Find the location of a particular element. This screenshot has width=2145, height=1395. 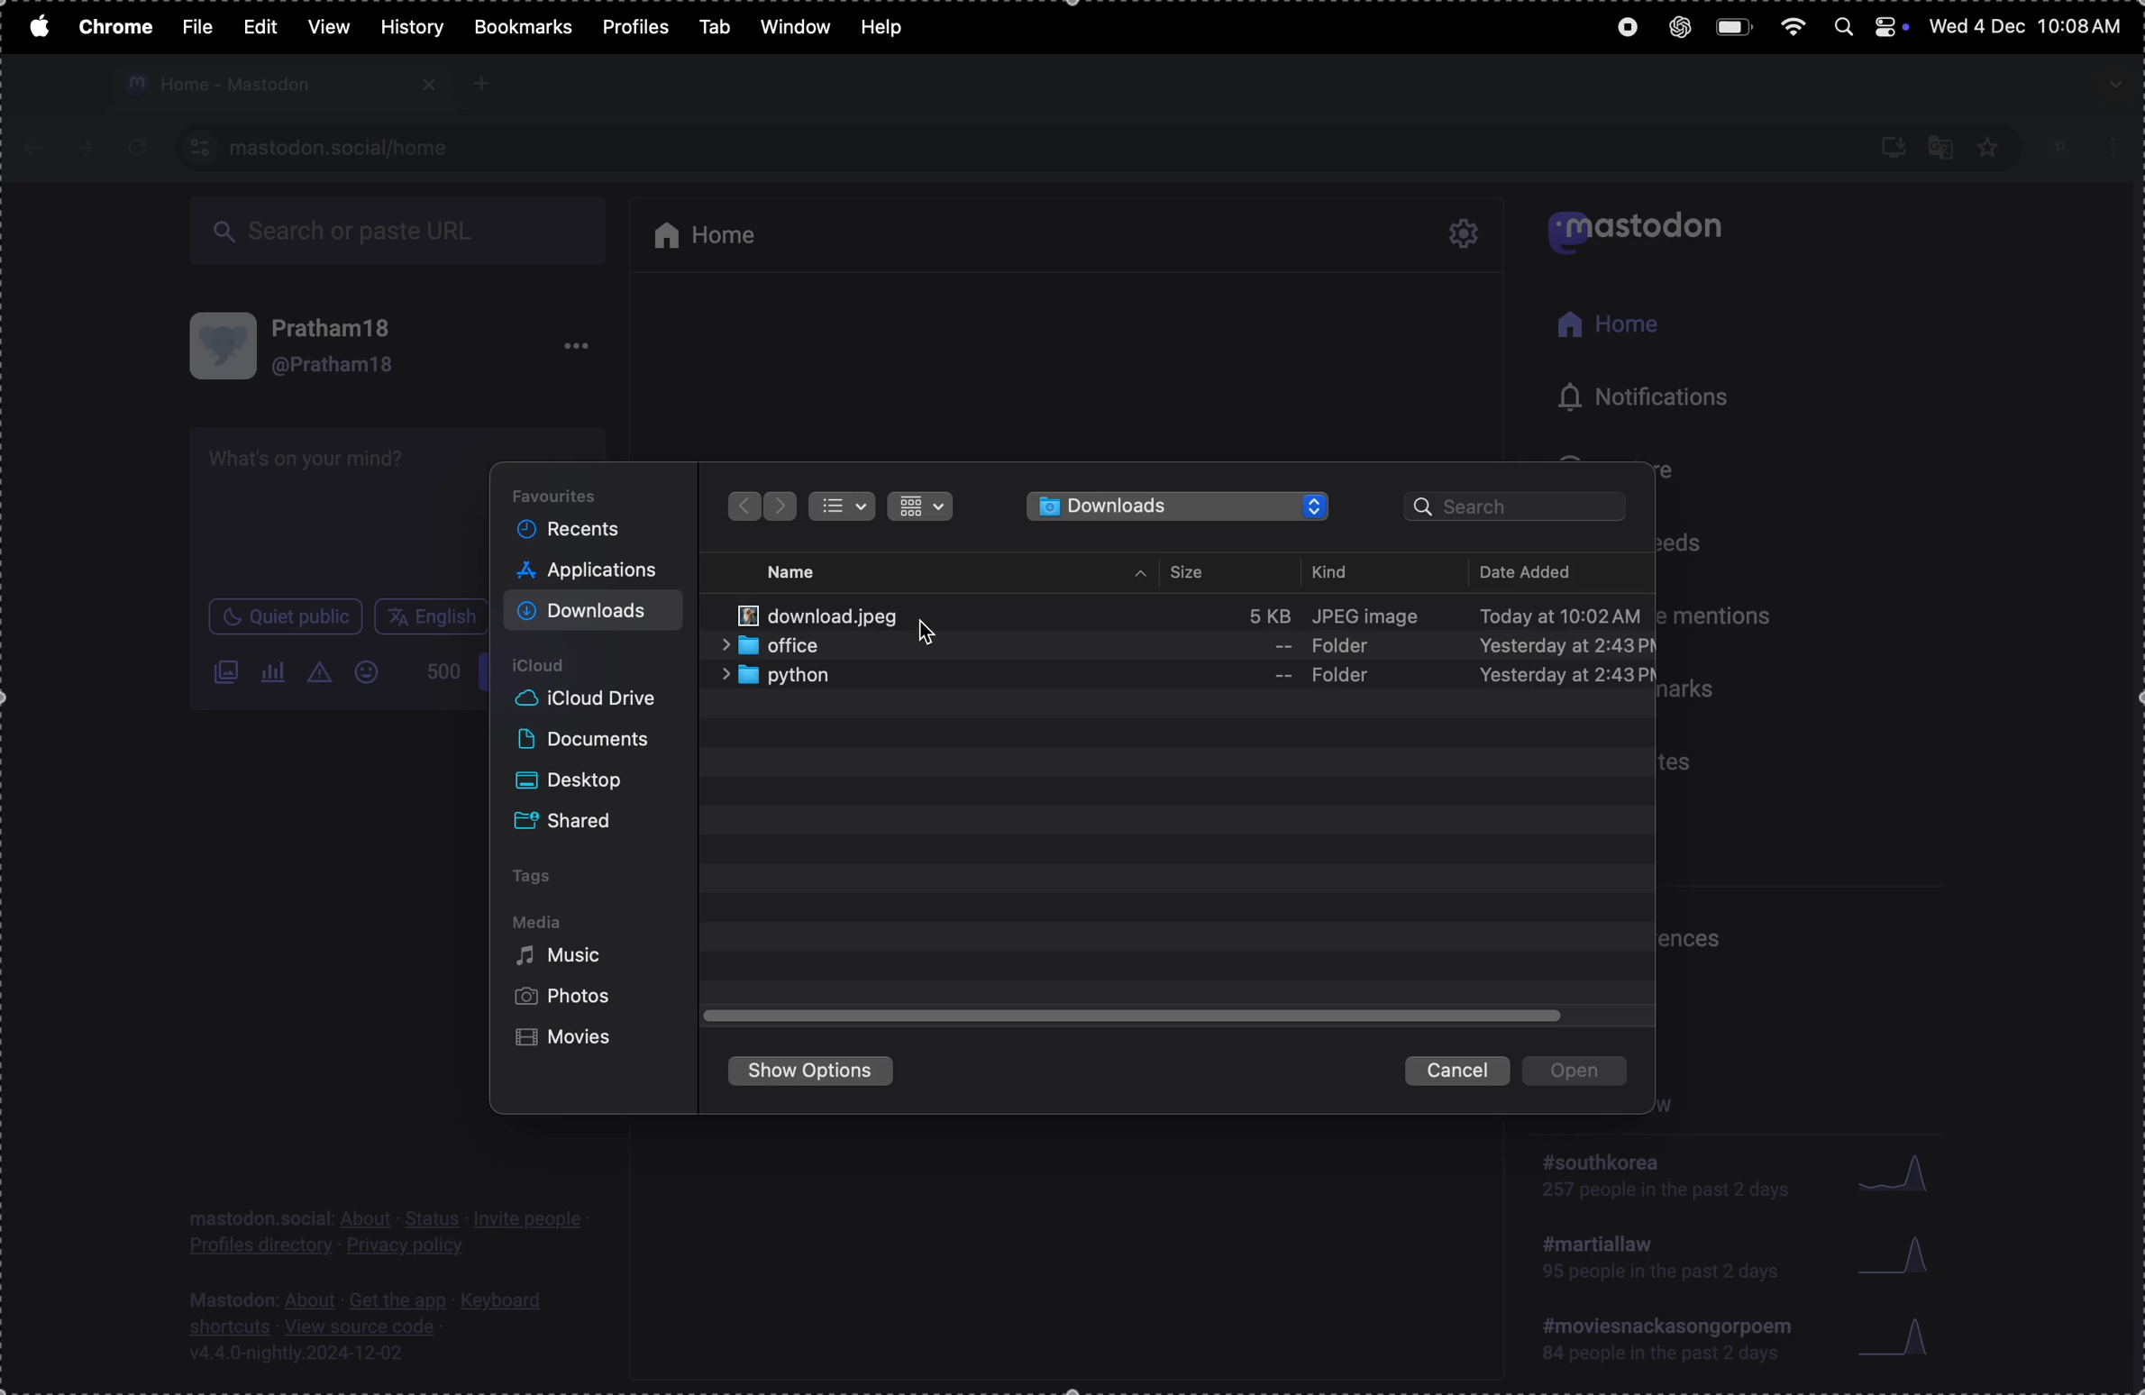

Filw is located at coordinates (197, 25).